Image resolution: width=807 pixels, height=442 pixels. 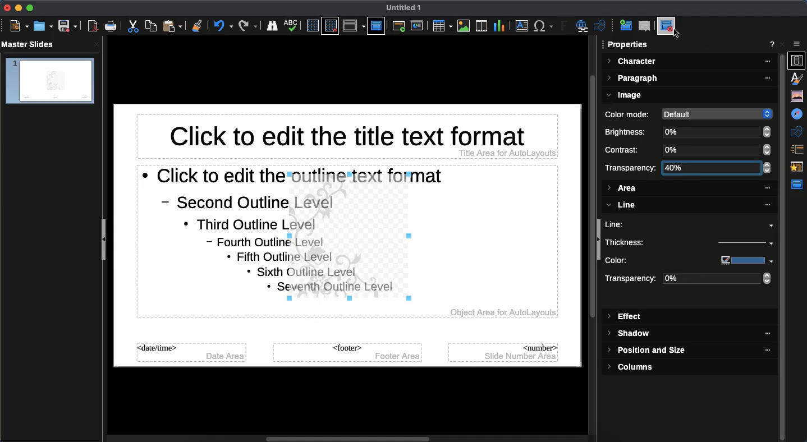 What do you see at coordinates (798, 96) in the screenshot?
I see `Gallery` at bounding box center [798, 96].